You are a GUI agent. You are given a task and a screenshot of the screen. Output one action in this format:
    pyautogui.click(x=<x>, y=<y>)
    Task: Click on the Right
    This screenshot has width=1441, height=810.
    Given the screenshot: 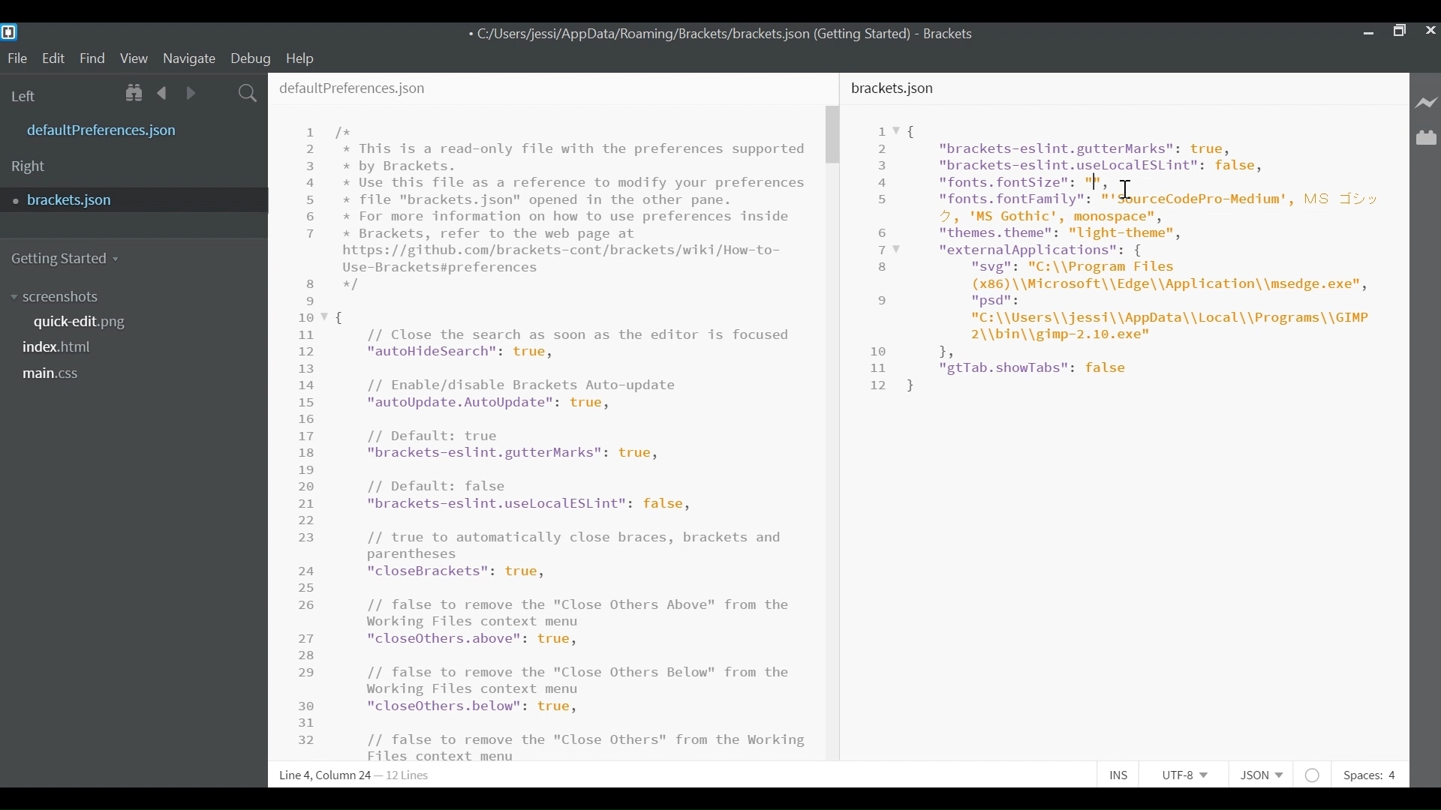 What is the action you would take?
    pyautogui.click(x=29, y=166)
    